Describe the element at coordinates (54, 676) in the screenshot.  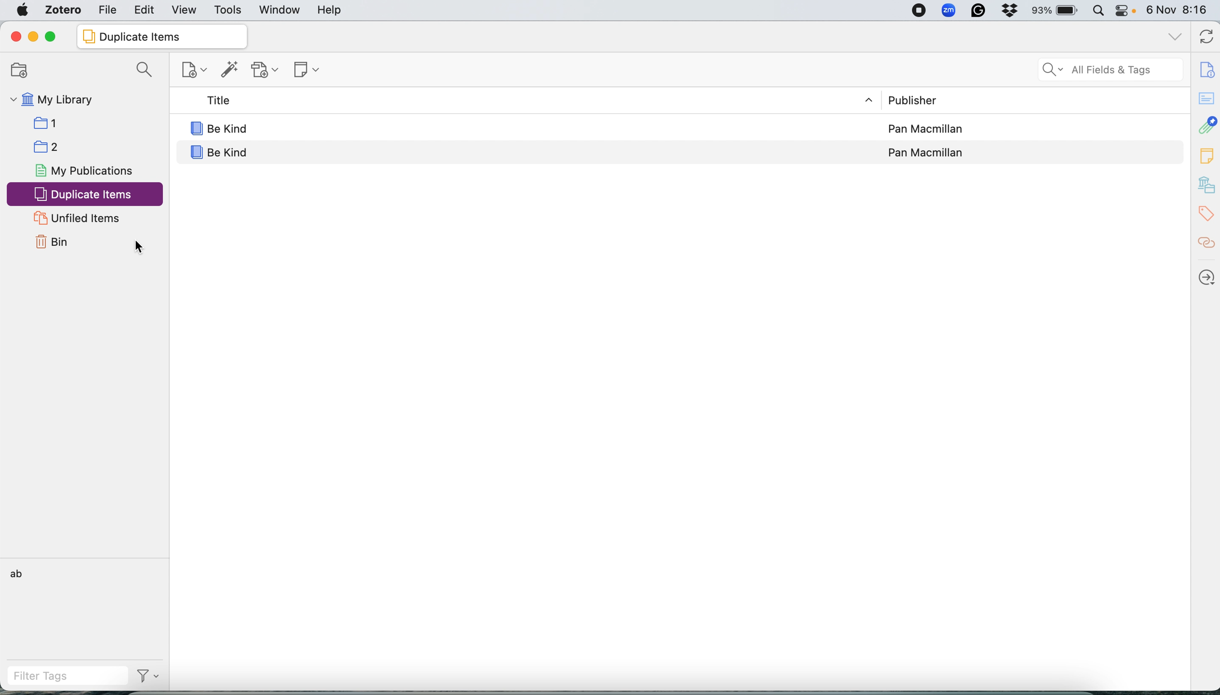
I see `filter tags` at that location.